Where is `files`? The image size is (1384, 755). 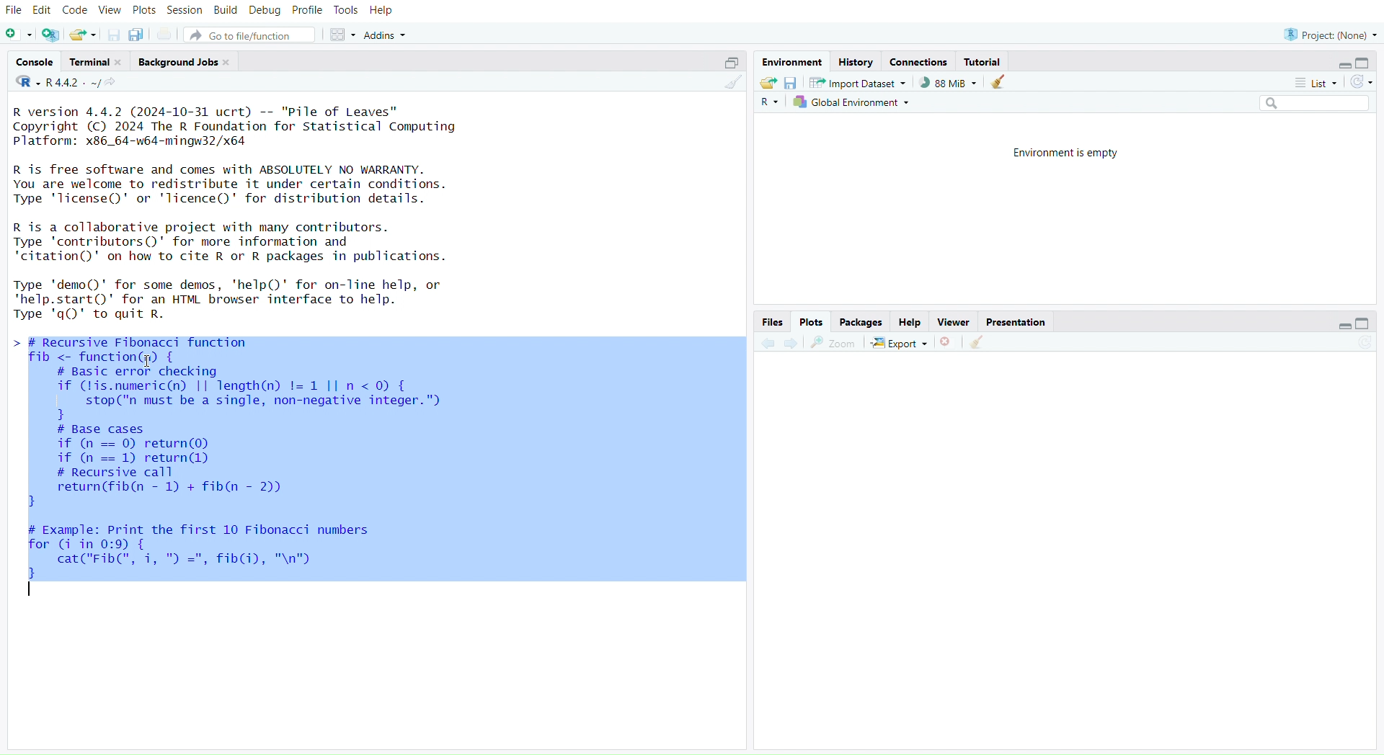 files is located at coordinates (771, 323).